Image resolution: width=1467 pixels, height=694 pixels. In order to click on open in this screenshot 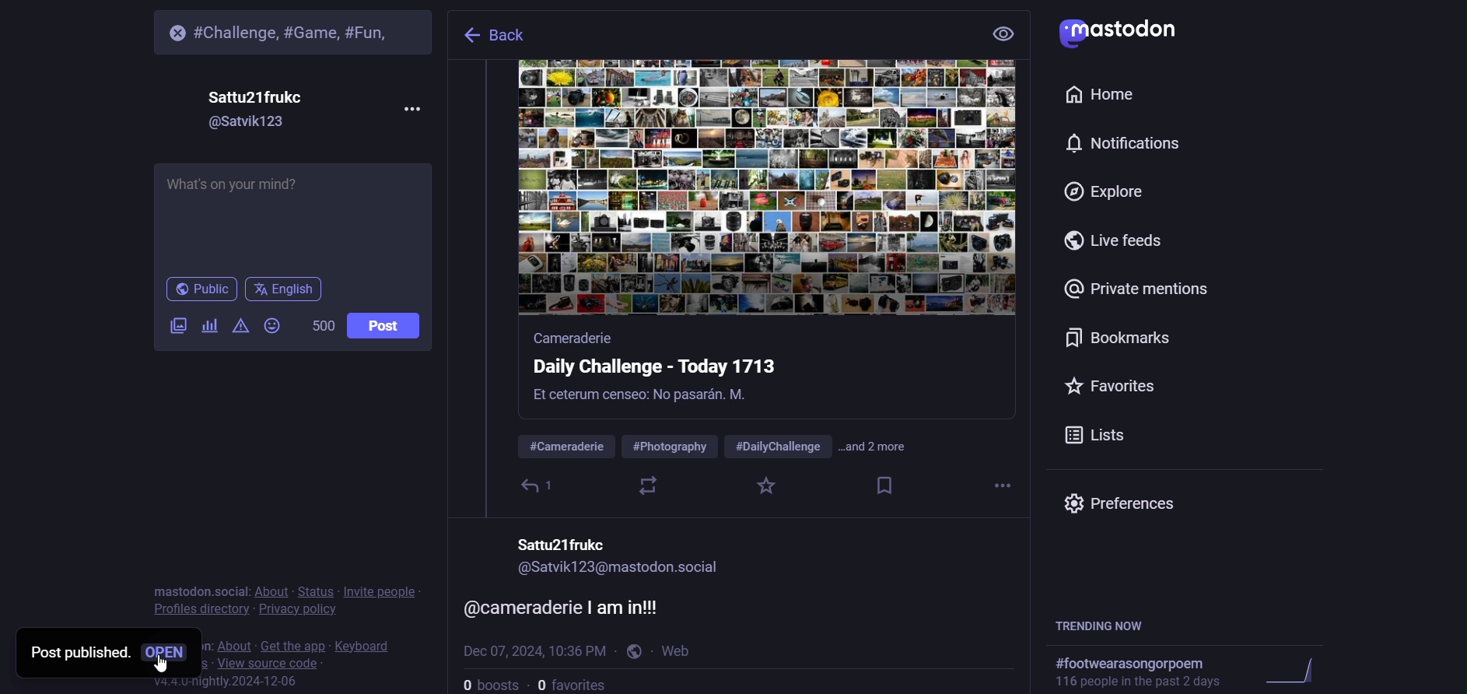, I will do `click(167, 650)`.